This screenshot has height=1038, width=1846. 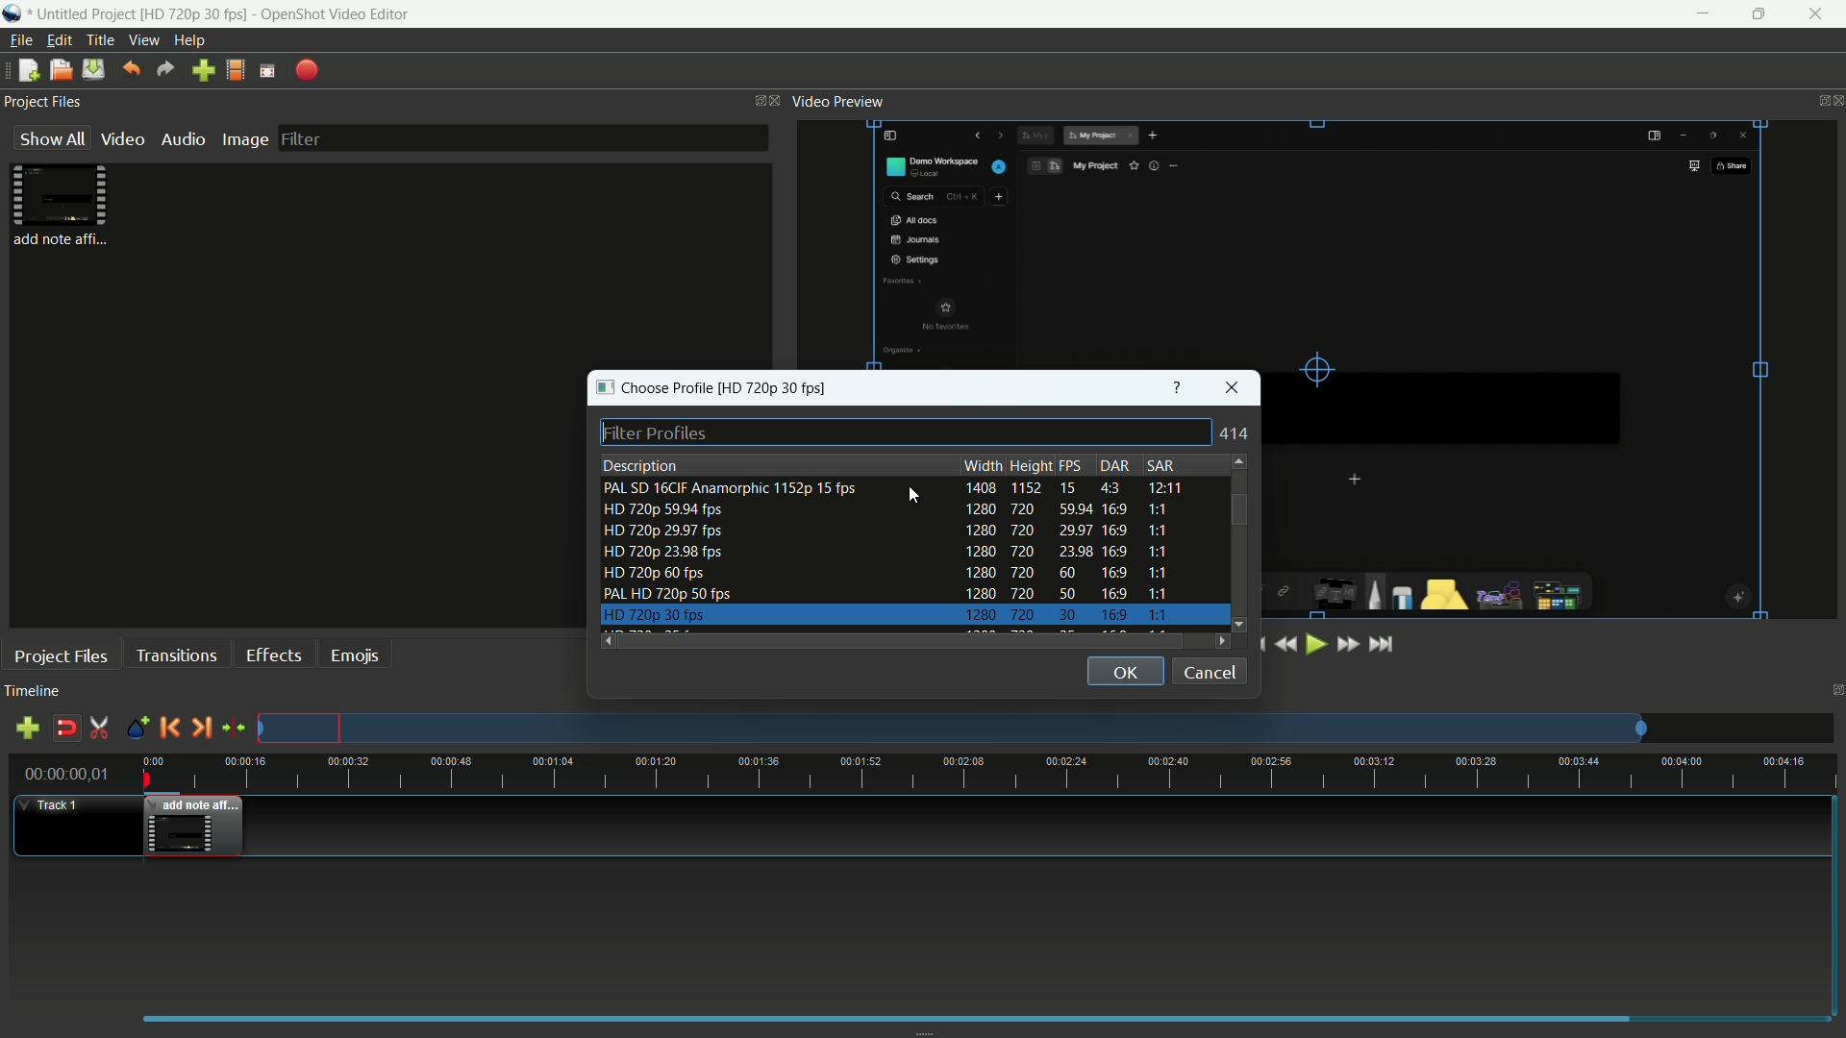 What do you see at coordinates (60, 657) in the screenshot?
I see `project files` at bounding box center [60, 657].